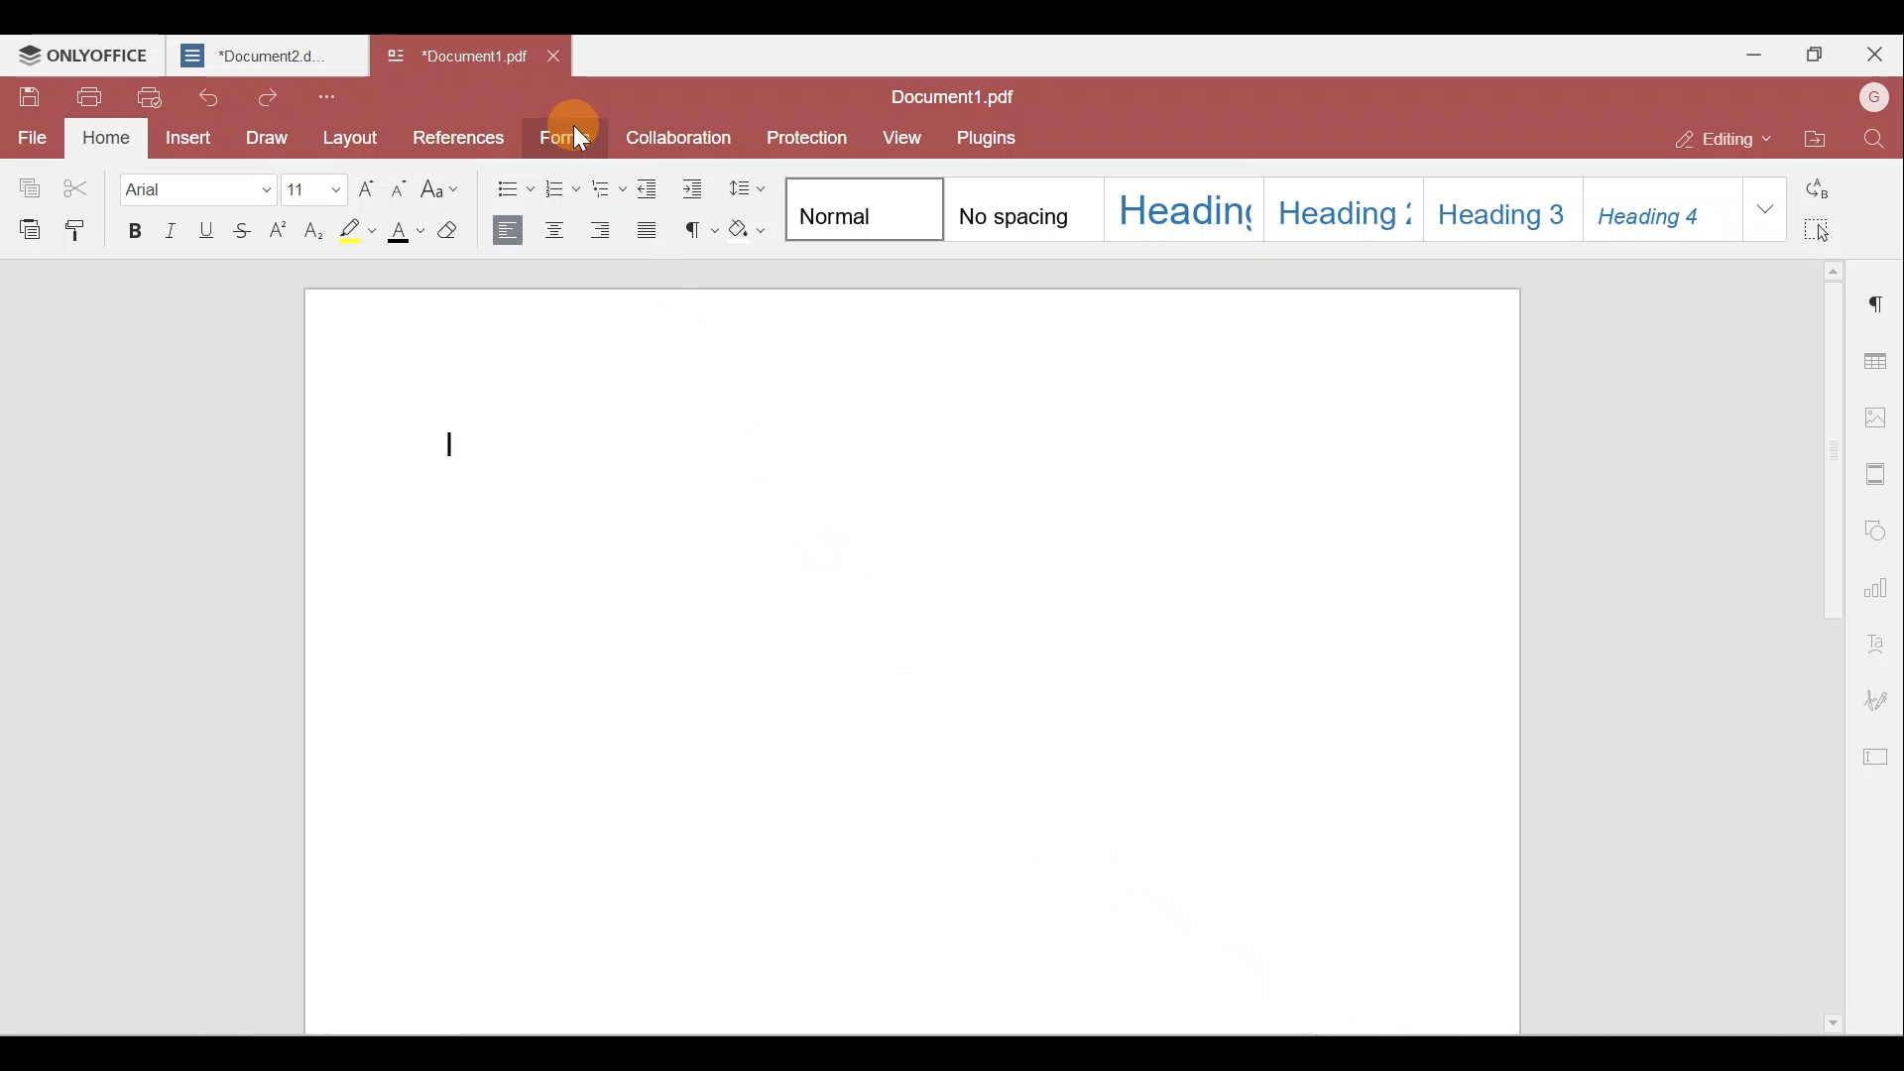  What do you see at coordinates (79, 233) in the screenshot?
I see `Copy style` at bounding box center [79, 233].